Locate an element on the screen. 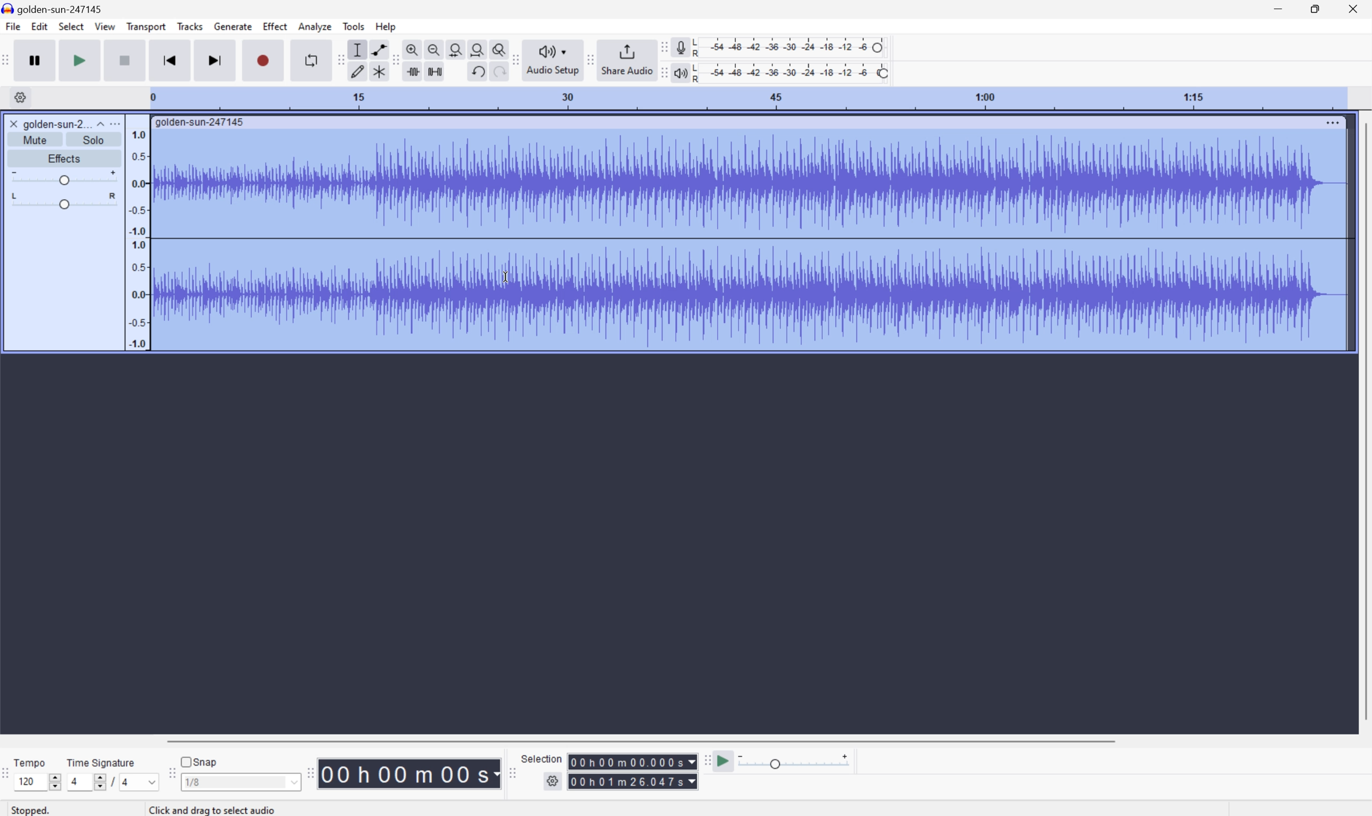  4 slider is located at coordinates (84, 781).